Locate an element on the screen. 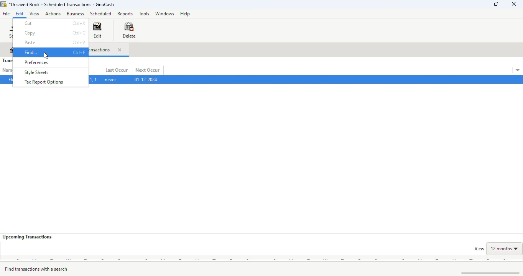 The height and width of the screenshot is (276, 523). actions is located at coordinates (53, 14).